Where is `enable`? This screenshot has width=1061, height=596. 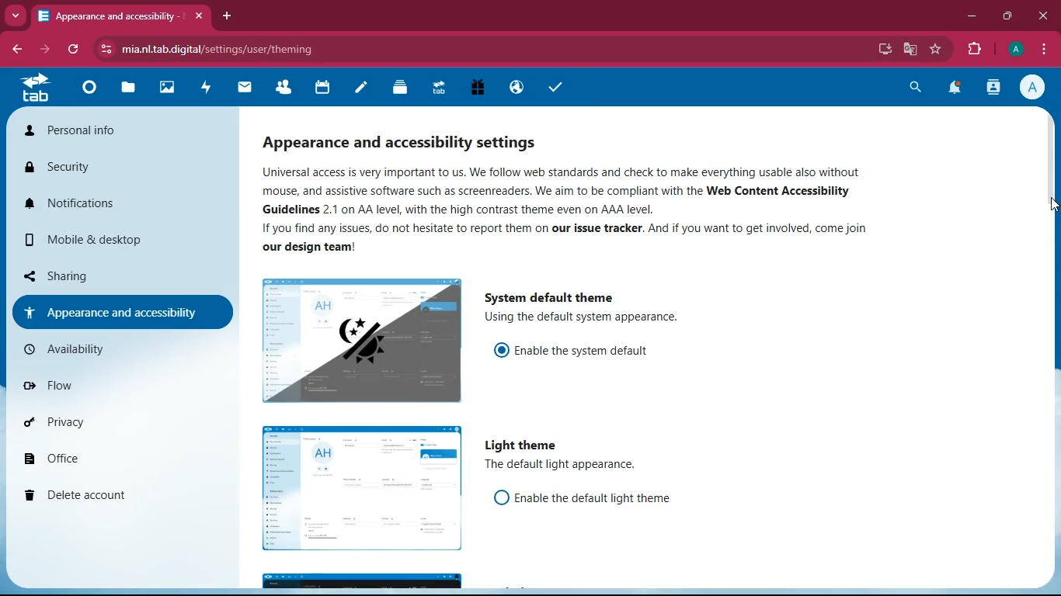
enable is located at coordinates (587, 352).